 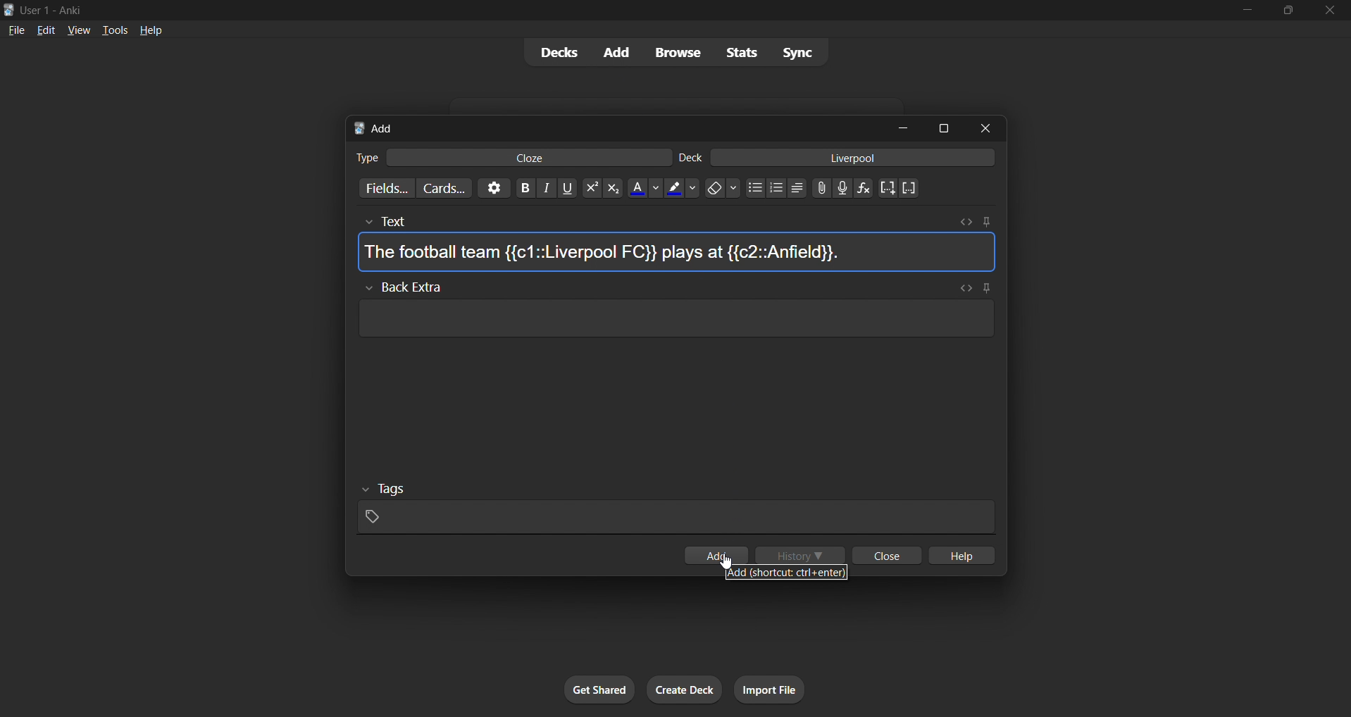 I want to click on Back Extra, so click(x=411, y=287).